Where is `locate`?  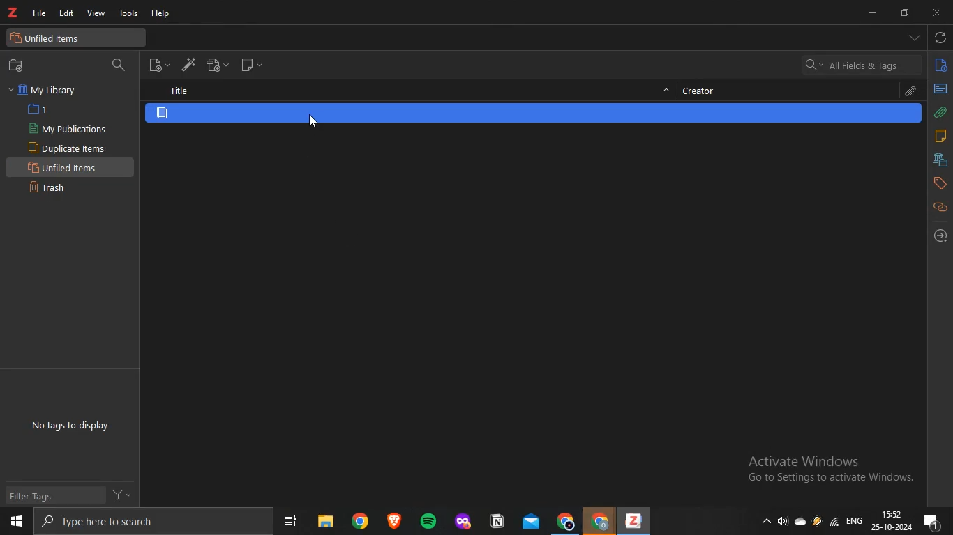 locate is located at coordinates (940, 235).